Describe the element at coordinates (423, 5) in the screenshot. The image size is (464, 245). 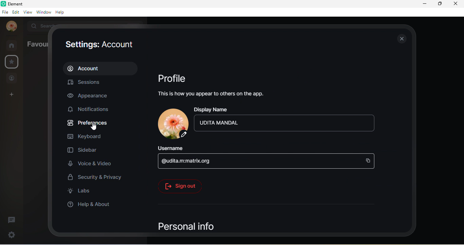
I see `minimize` at that location.